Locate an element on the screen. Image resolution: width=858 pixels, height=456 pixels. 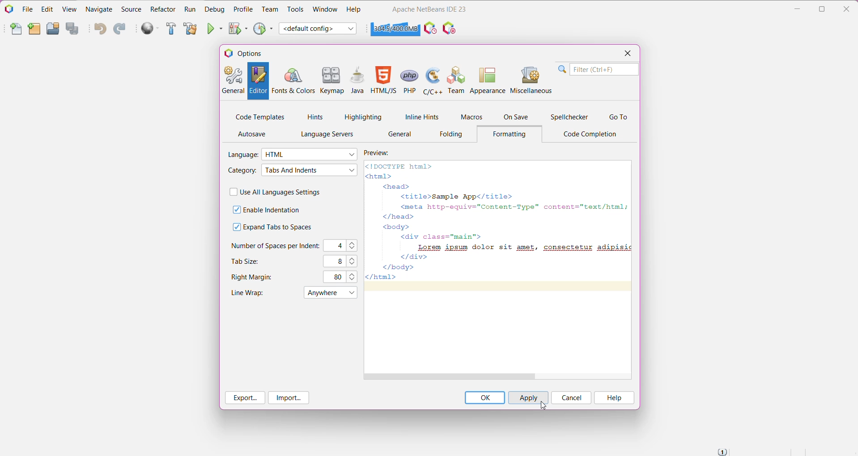
Language is located at coordinates (243, 154).